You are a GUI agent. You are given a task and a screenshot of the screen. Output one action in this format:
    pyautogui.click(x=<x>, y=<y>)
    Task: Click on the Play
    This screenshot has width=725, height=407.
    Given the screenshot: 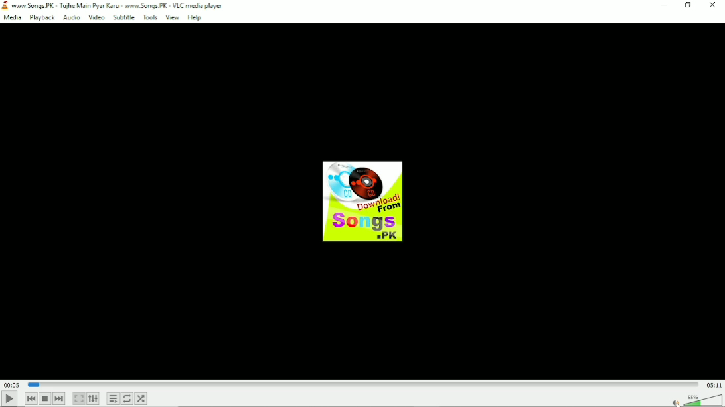 What is the action you would take?
    pyautogui.click(x=11, y=399)
    